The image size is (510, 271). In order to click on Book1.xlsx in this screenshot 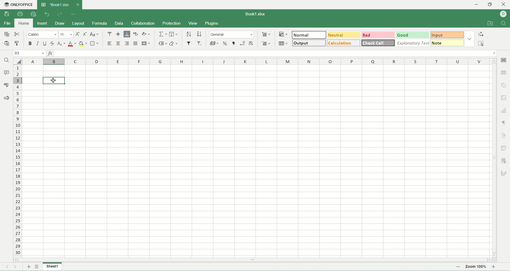, I will do `click(259, 14)`.